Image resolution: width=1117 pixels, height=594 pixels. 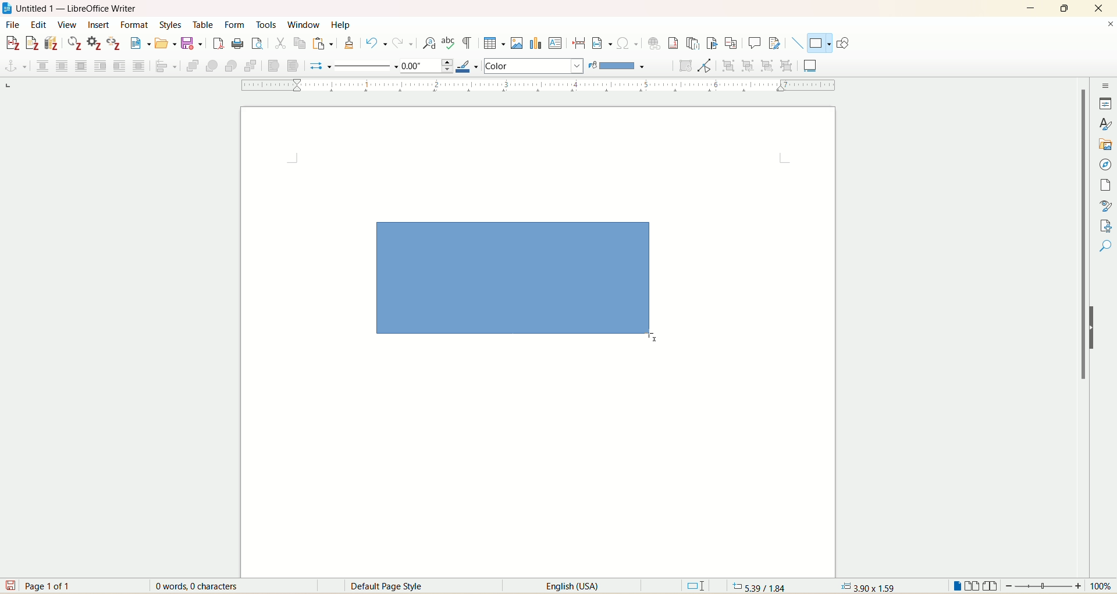 What do you see at coordinates (731, 42) in the screenshot?
I see `insert cross references` at bounding box center [731, 42].